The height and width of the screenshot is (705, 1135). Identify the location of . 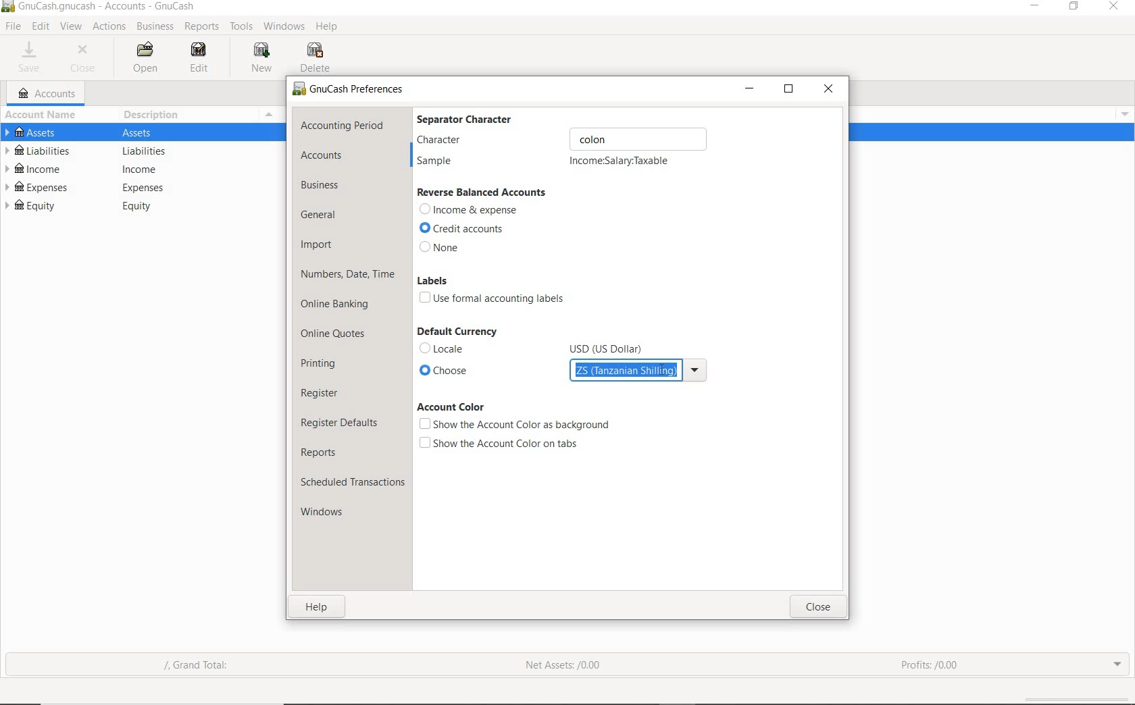
(1126, 113).